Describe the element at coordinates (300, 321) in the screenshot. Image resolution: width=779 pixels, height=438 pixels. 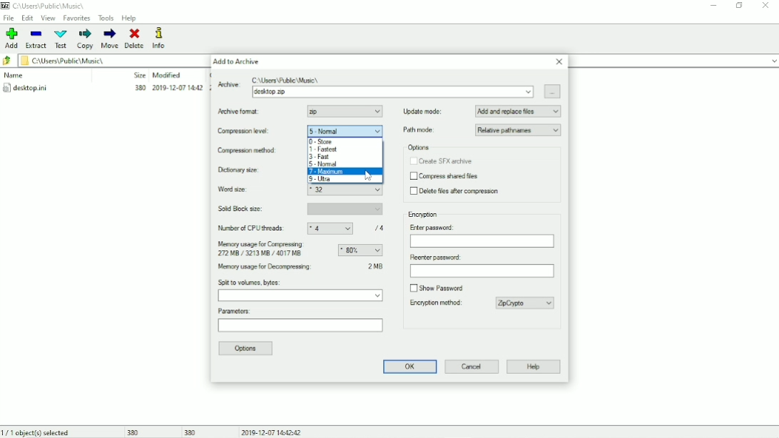
I see `Parameters` at that location.